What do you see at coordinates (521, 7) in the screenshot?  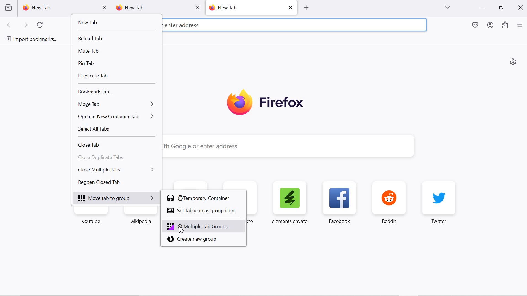 I see `close` at bounding box center [521, 7].